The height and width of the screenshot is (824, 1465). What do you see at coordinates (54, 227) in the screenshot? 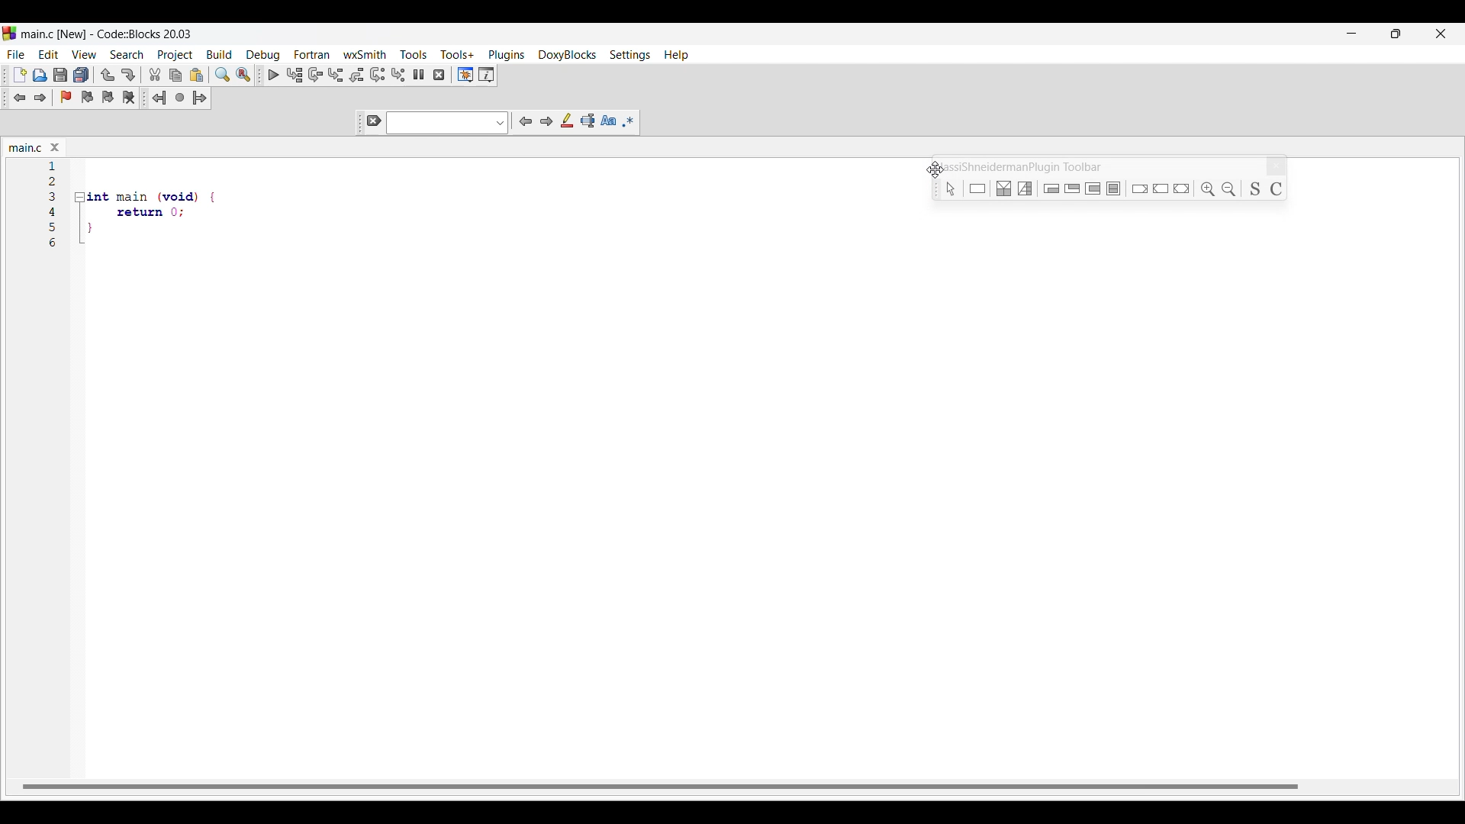
I see `` at bounding box center [54, 227].